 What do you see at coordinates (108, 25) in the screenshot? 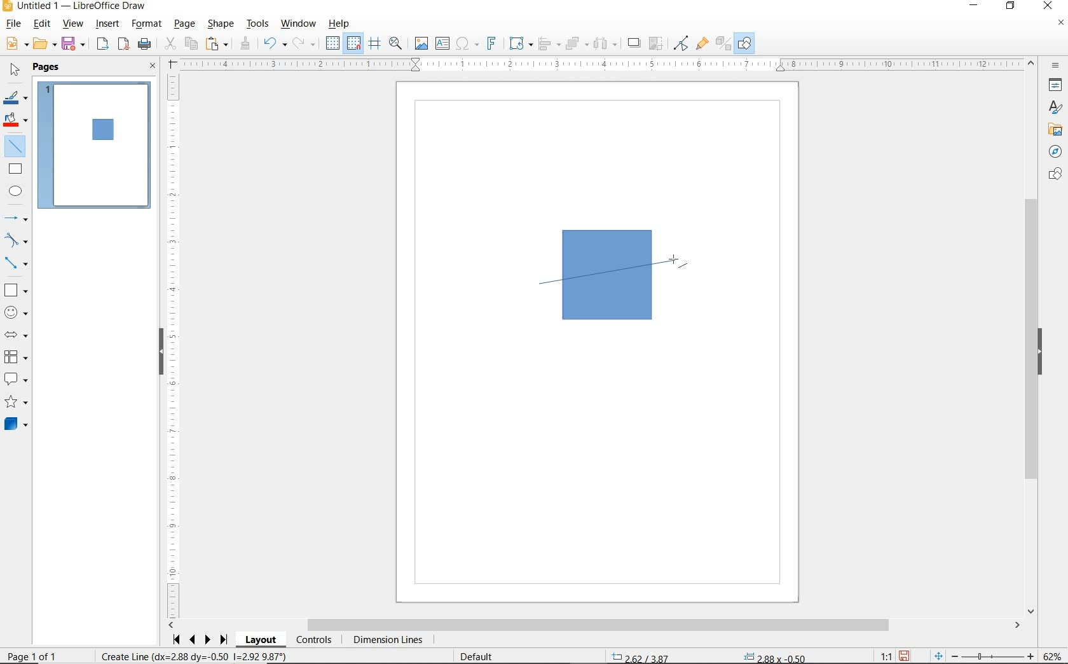
I see `INSERT` at bounding box center [108, 25].